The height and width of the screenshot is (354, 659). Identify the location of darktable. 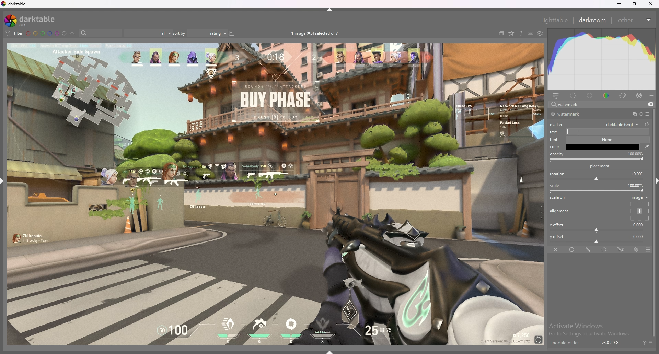
(33, 21).